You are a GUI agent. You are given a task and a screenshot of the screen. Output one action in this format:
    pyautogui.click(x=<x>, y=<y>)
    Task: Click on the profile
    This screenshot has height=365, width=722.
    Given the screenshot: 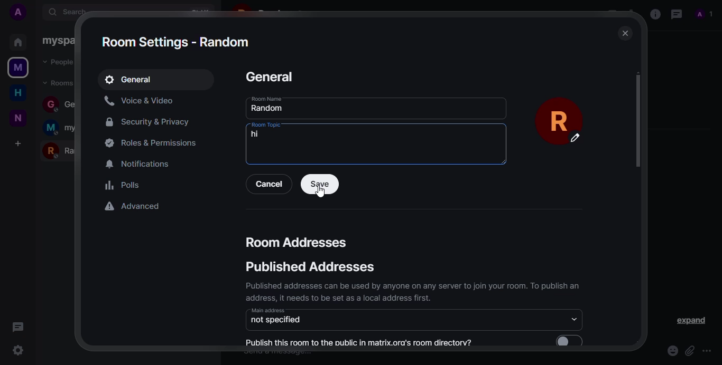 What is the action you would take?
    pyautogui.click(x=704, y=15)
    